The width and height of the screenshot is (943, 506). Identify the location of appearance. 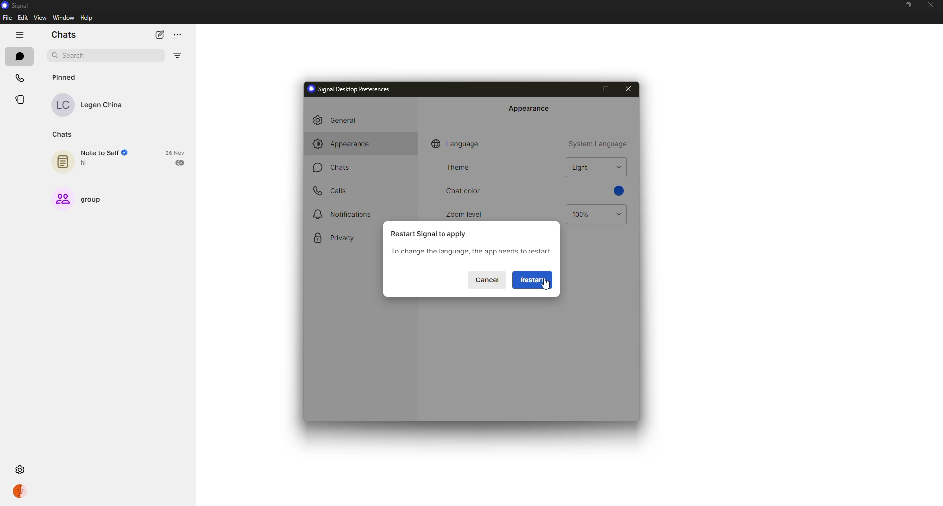
(342, 144).